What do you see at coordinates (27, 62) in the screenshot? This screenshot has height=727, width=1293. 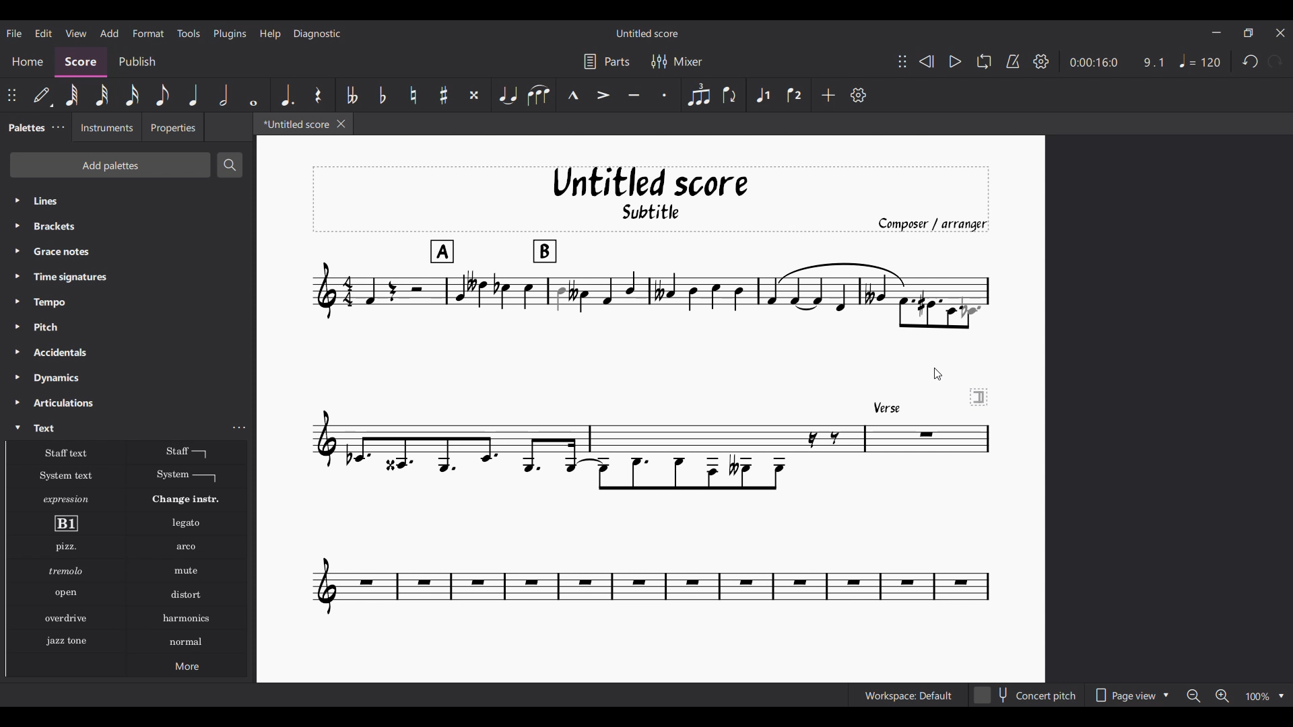 I see `Home section` at bounding box center [27, 62].